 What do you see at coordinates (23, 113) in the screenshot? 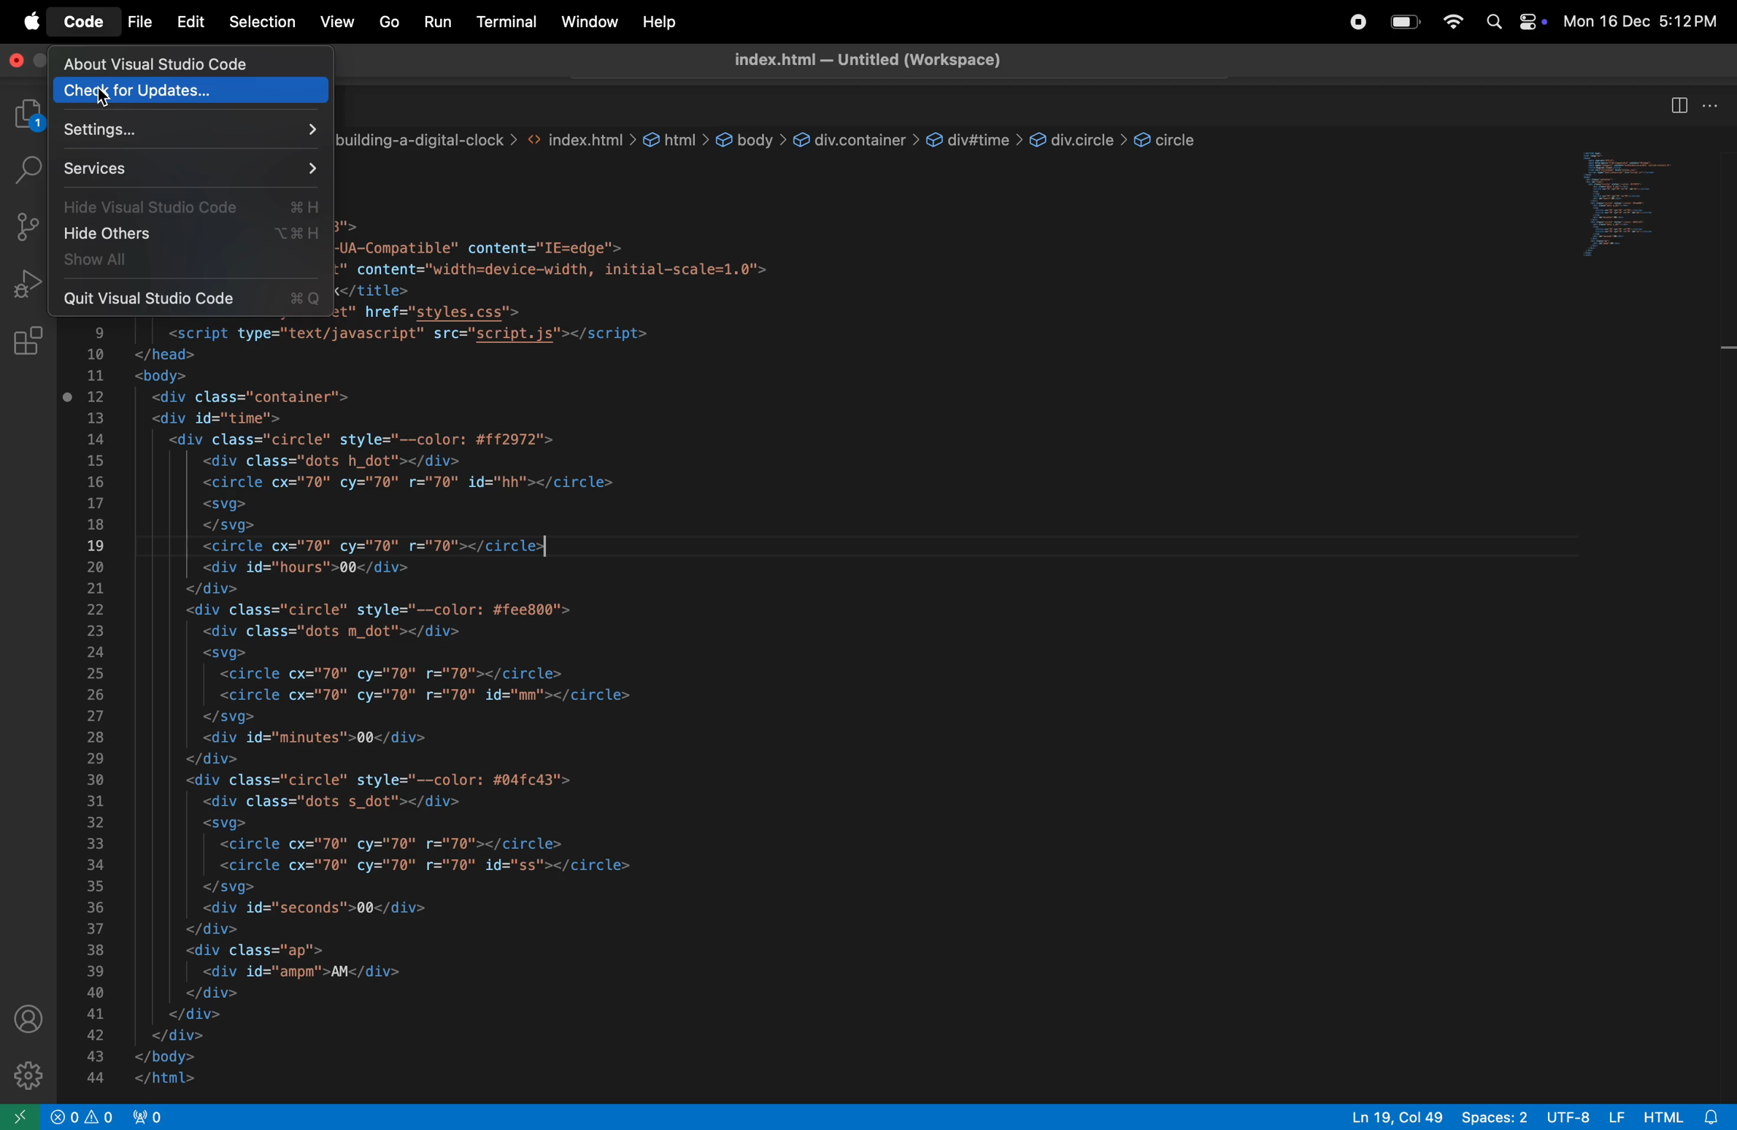
I see `explorer` at bounding box center [23, 113].